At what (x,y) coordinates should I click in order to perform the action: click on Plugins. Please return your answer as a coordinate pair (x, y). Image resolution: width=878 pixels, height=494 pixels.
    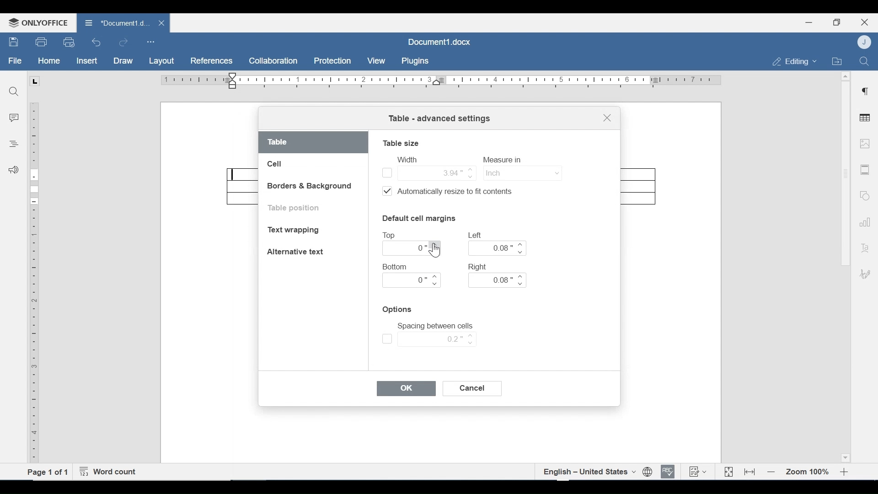
    Looking at the image, I should click on (414, 61).